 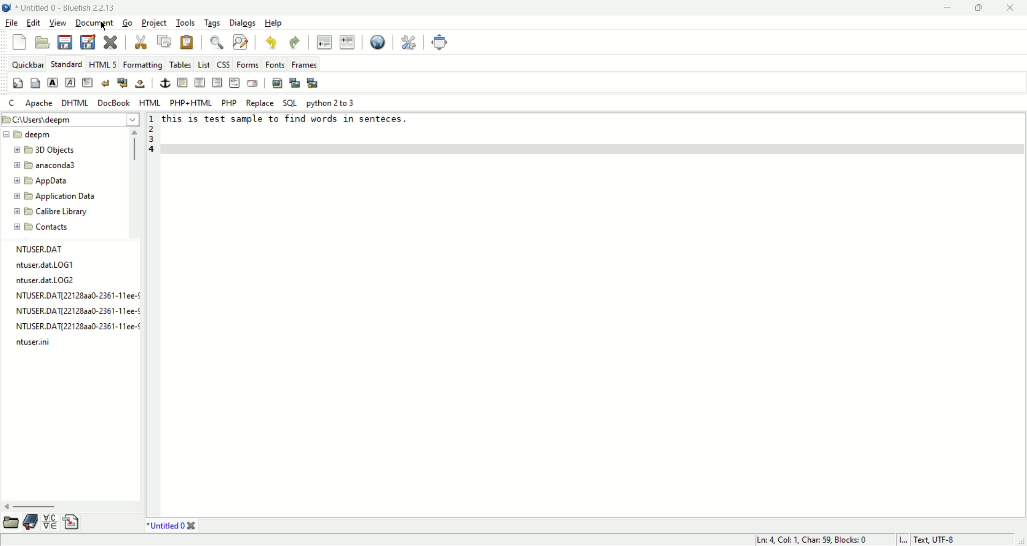 What do you see at coordinates (253, 83) in the screenshot?
I see `email` at bounding box center [253, 83].